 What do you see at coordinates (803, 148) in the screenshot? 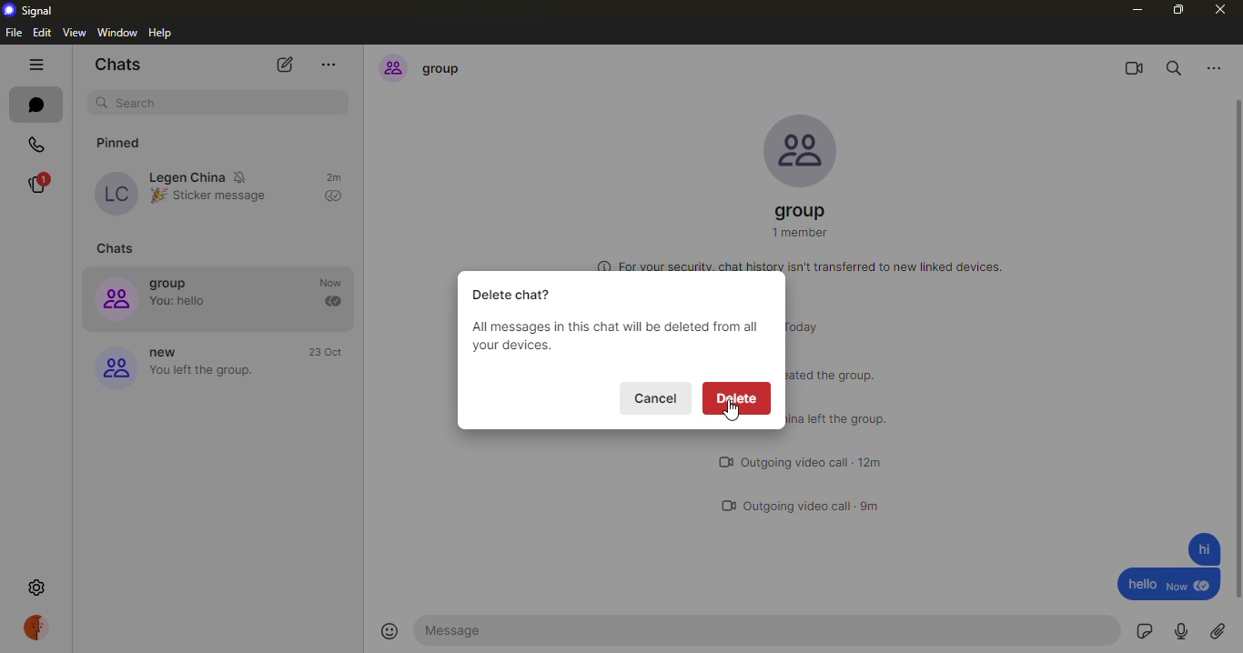
I see `profile pic` at bounding box center [803, 148].